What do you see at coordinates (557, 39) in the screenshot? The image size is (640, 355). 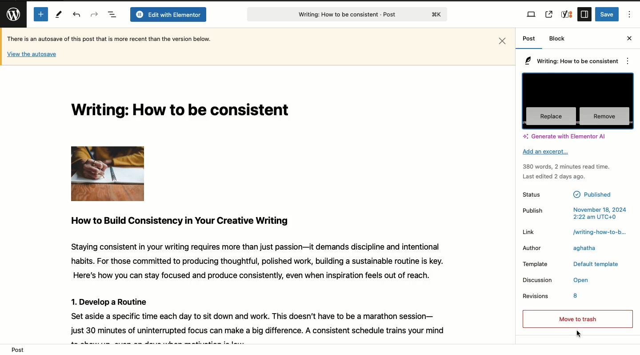 I see `Block` at bounding box center [557, 39].